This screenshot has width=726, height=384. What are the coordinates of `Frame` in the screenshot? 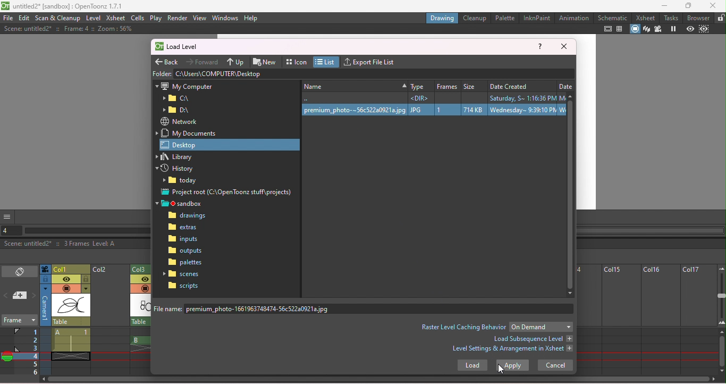 It's located at (447, 85).